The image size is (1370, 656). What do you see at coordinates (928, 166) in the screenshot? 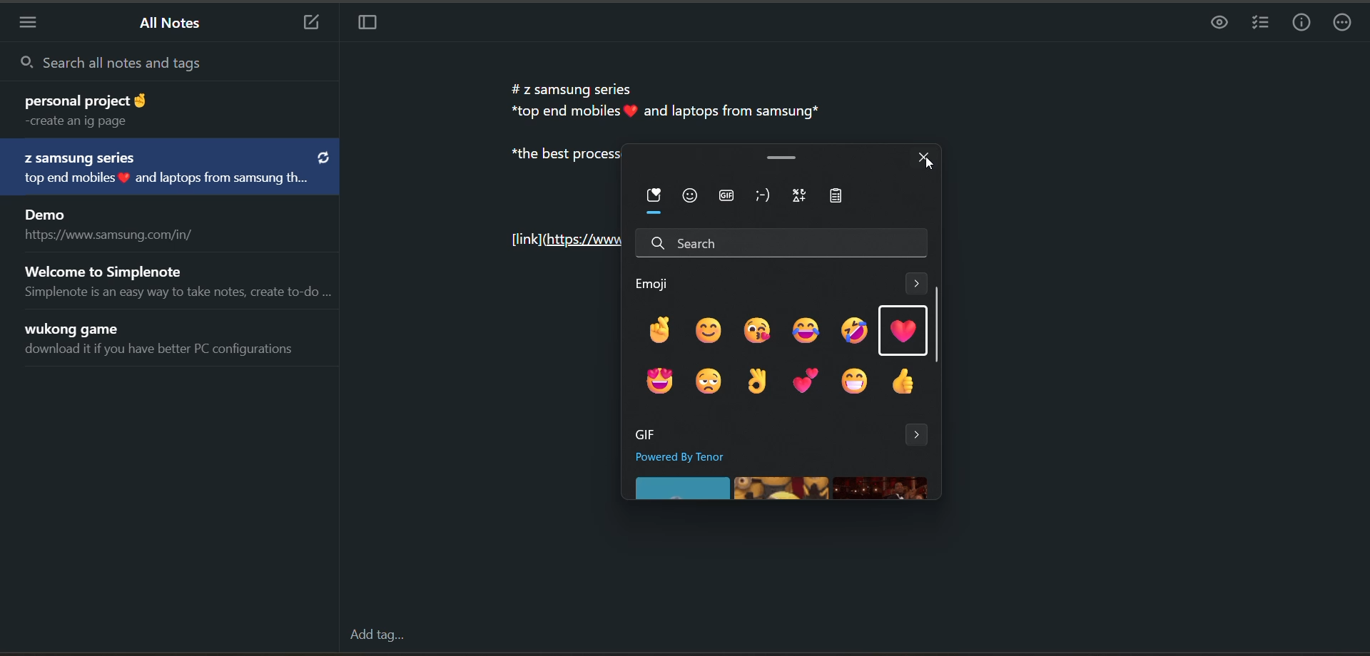
I see `cursor` at bounding box center [928, 166].